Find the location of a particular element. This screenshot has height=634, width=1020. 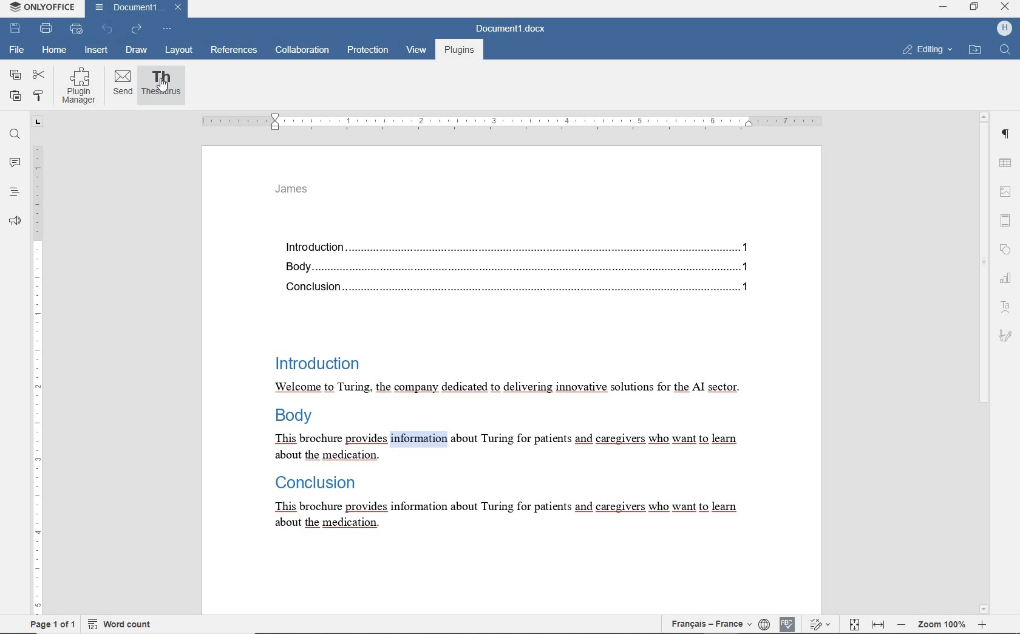

PAGE 1 OF 1 is located at coordinates (50, 625).